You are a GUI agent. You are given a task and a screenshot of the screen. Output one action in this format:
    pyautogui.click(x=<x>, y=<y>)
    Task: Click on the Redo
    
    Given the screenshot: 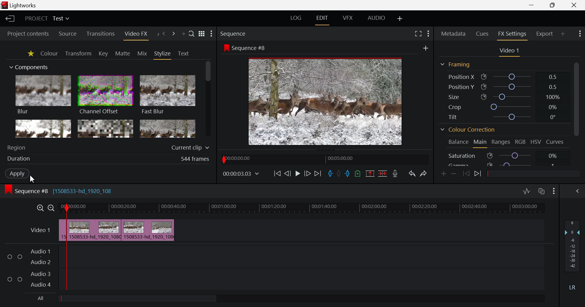 What is the action you would take?
    pyautogui.click(x=423, y=174)
    